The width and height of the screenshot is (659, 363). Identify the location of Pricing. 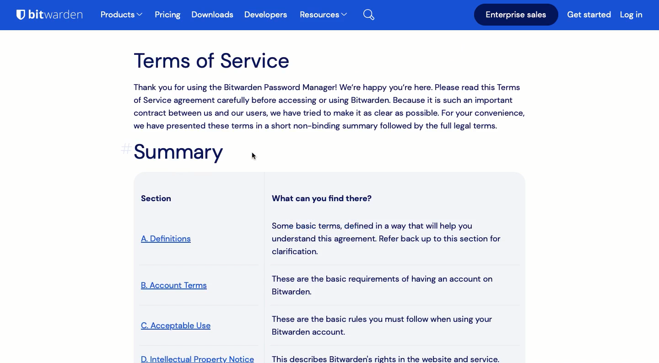
(168, 15).